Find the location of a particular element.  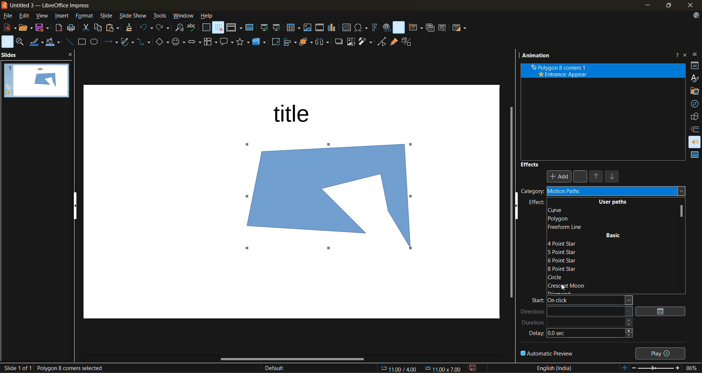

maximize is located at coordinates (666, 6).